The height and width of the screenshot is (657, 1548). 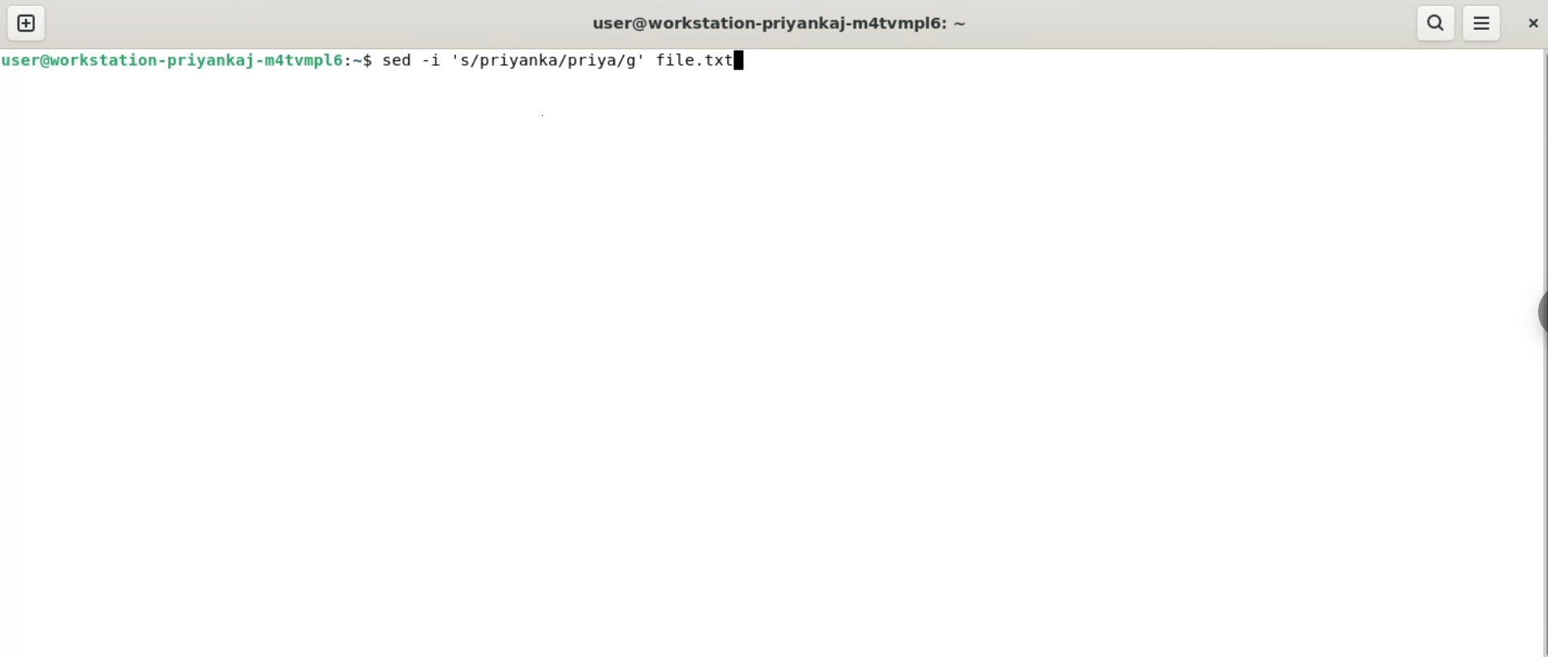 I want to click on search, so click(x=1438, y=23).